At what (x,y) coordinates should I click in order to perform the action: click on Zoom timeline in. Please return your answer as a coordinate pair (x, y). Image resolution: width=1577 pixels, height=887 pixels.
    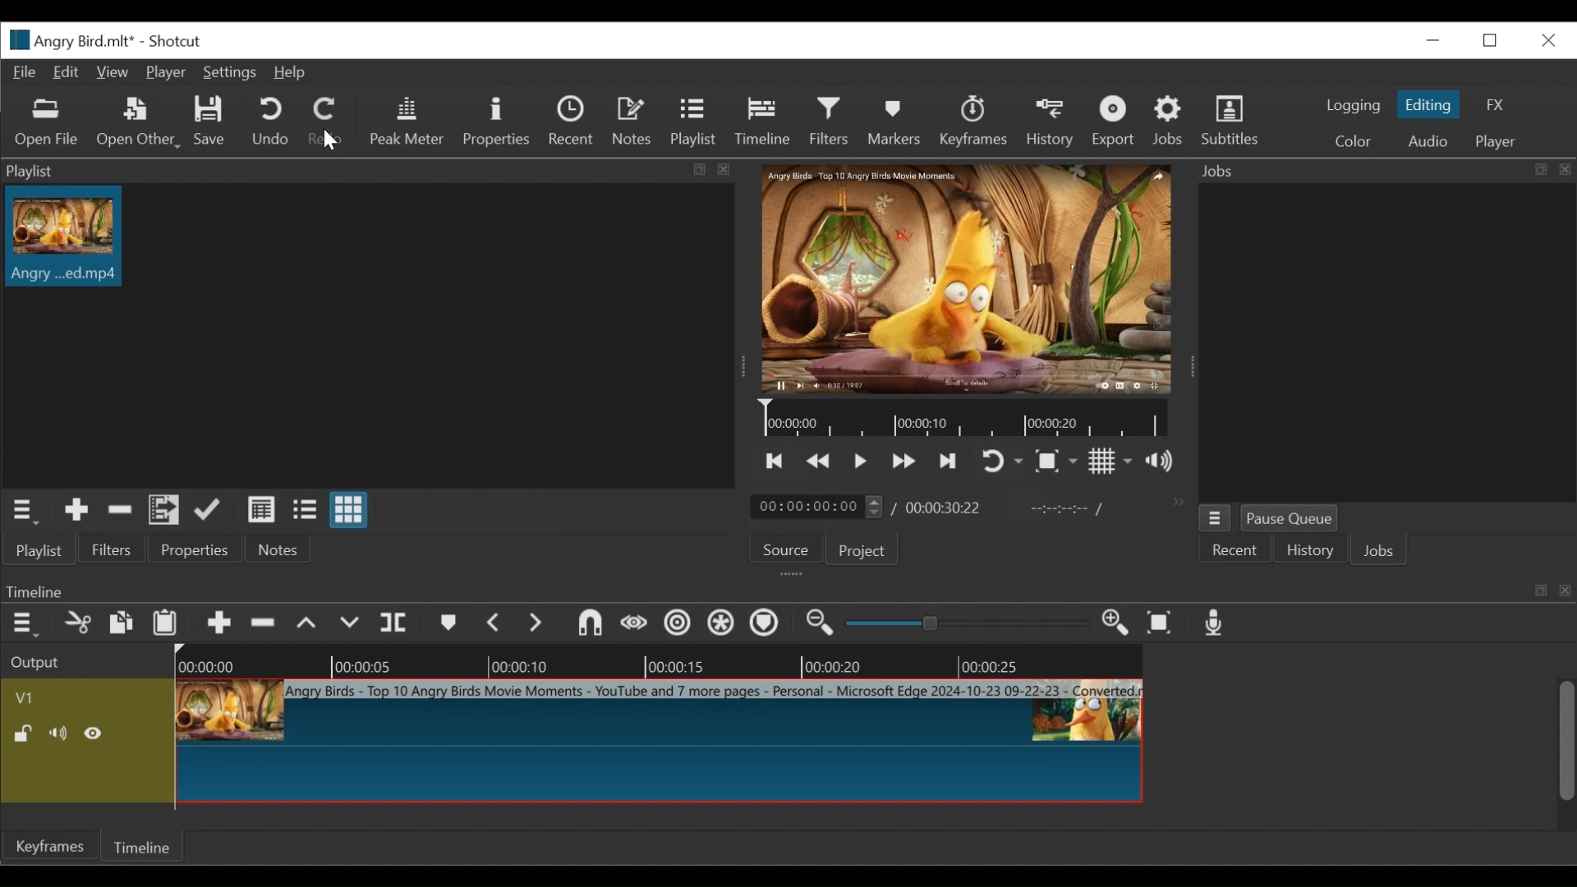
    Looking at the image, I should click on (1115, 624).